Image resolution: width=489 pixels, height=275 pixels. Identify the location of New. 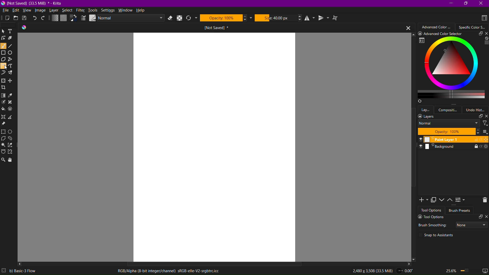
(5, 19).